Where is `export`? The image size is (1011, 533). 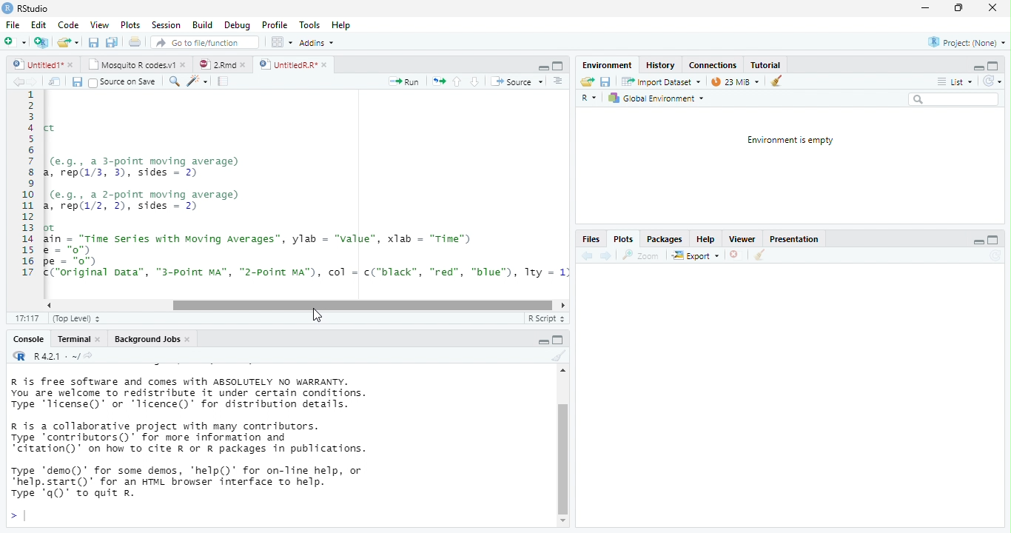 export is located at coordinates (695, 256).